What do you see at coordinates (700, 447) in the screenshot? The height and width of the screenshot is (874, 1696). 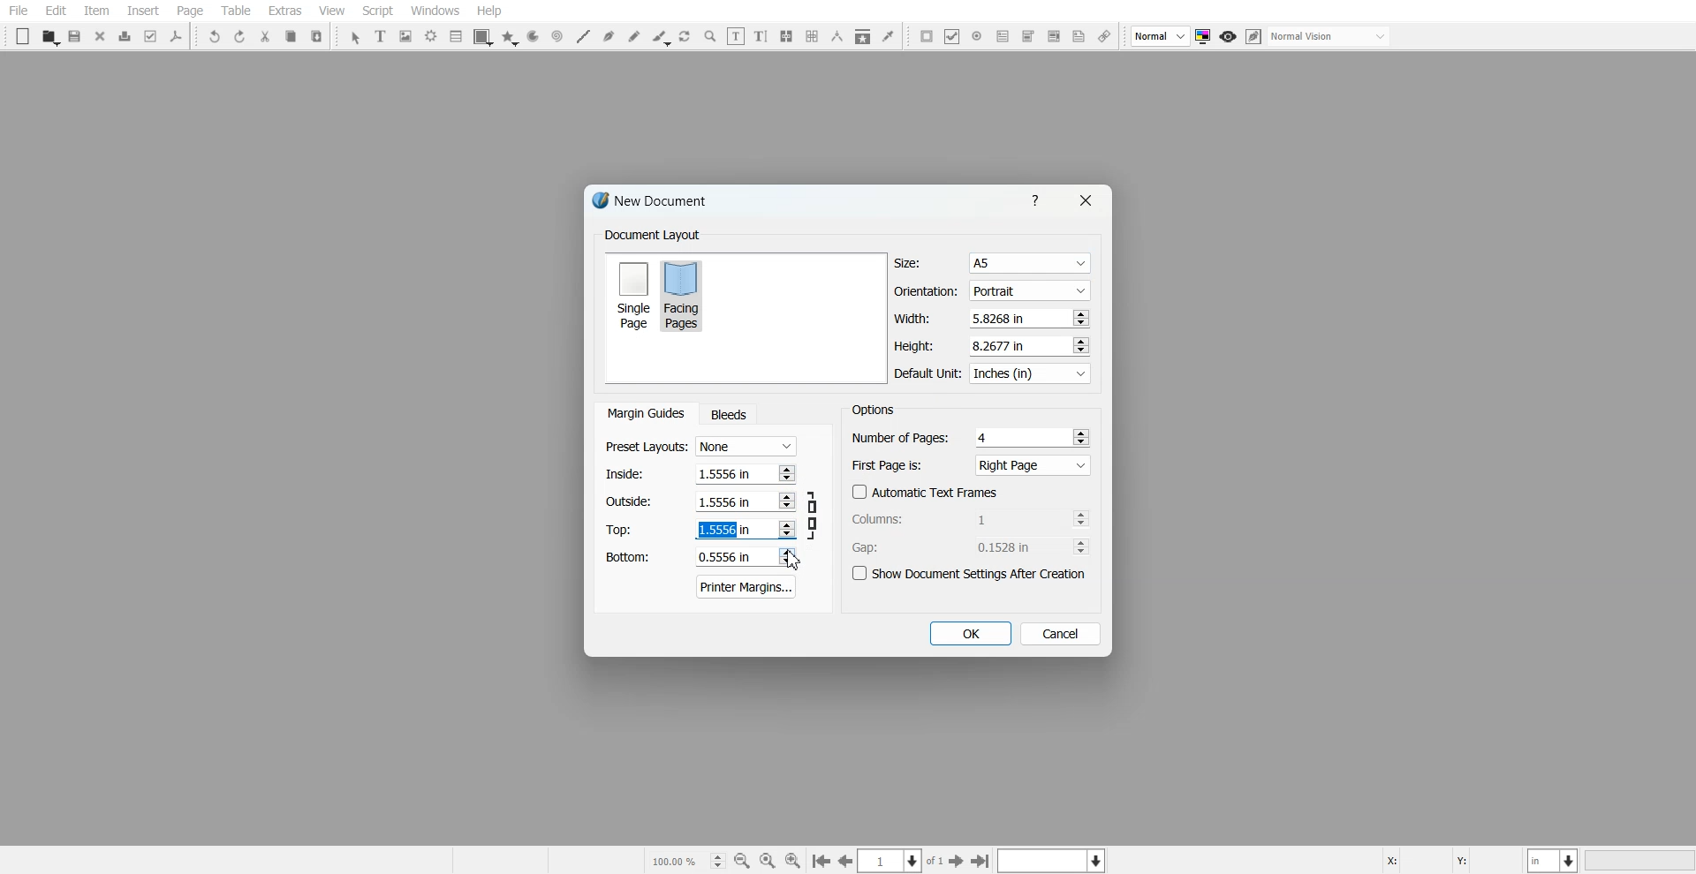 I see `Preset Layout` at bounding box center [700, 447].